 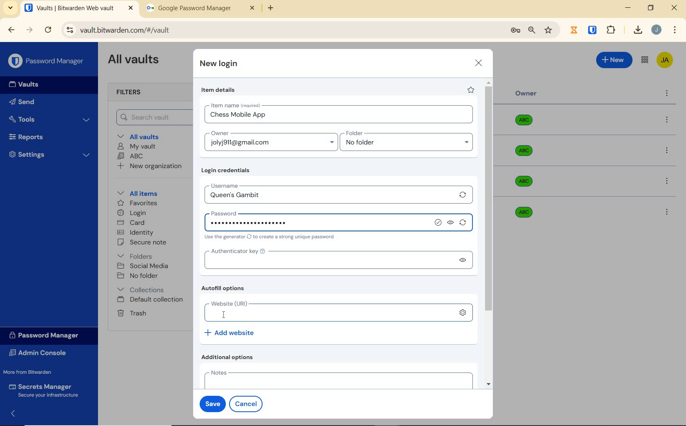 I want to click on option, so click(x=668, y=120).